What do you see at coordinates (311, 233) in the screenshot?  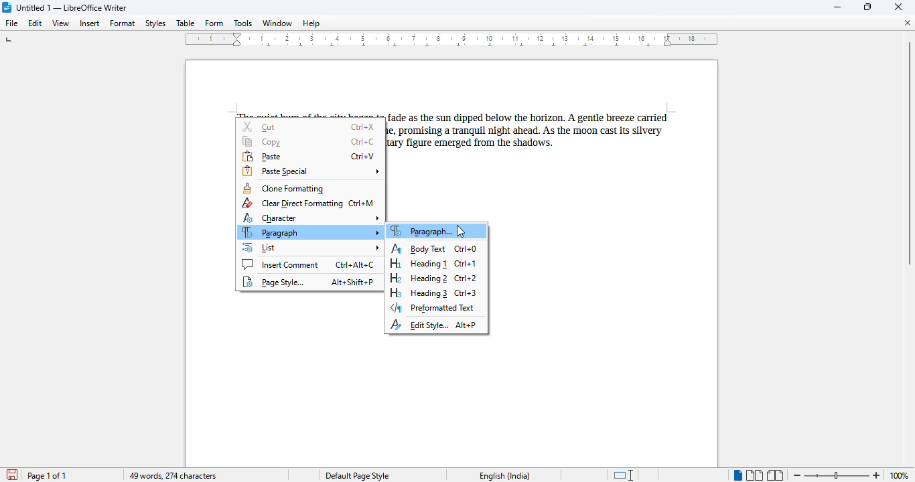 I see `paragraph` at bounding box center [311, 233].